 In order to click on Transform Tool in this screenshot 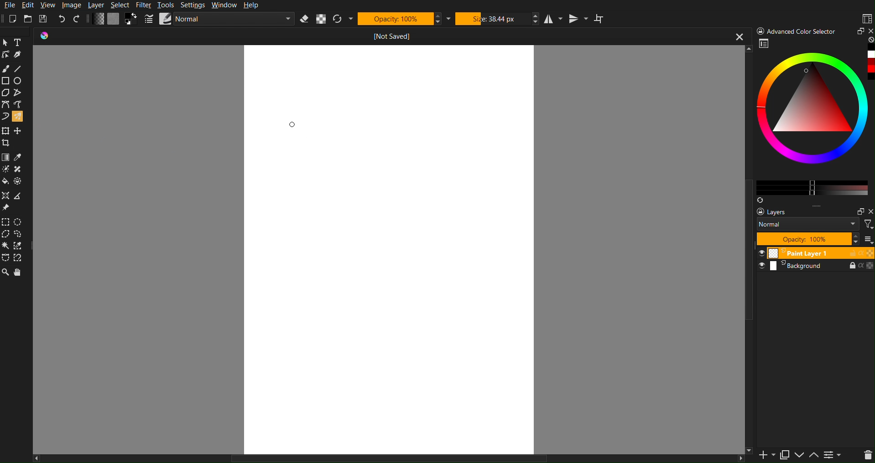, I will do `click(6, 130)`.